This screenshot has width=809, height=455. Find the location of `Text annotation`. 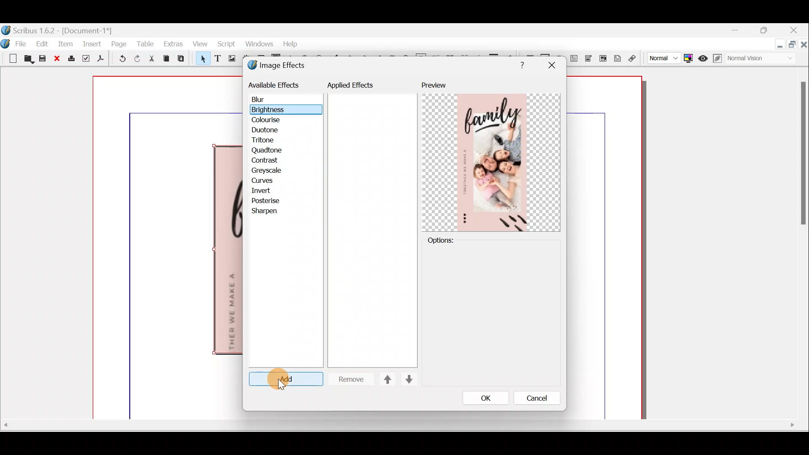

Text annotation is located at coordinates (617, 57).